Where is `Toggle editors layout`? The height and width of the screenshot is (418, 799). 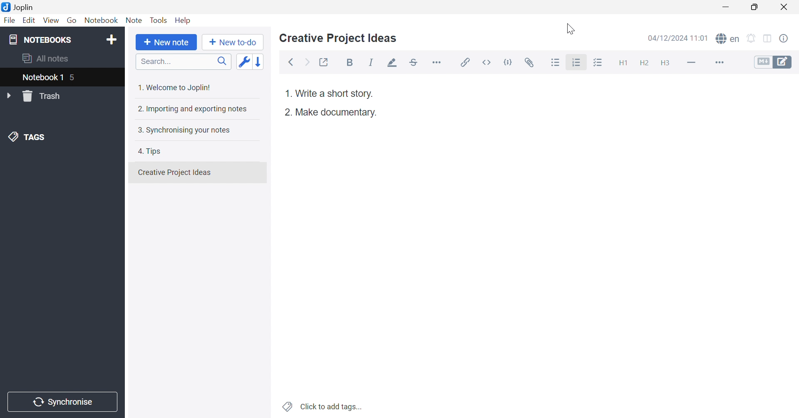 Toggle editors layout is located at coordinates (767, 37).